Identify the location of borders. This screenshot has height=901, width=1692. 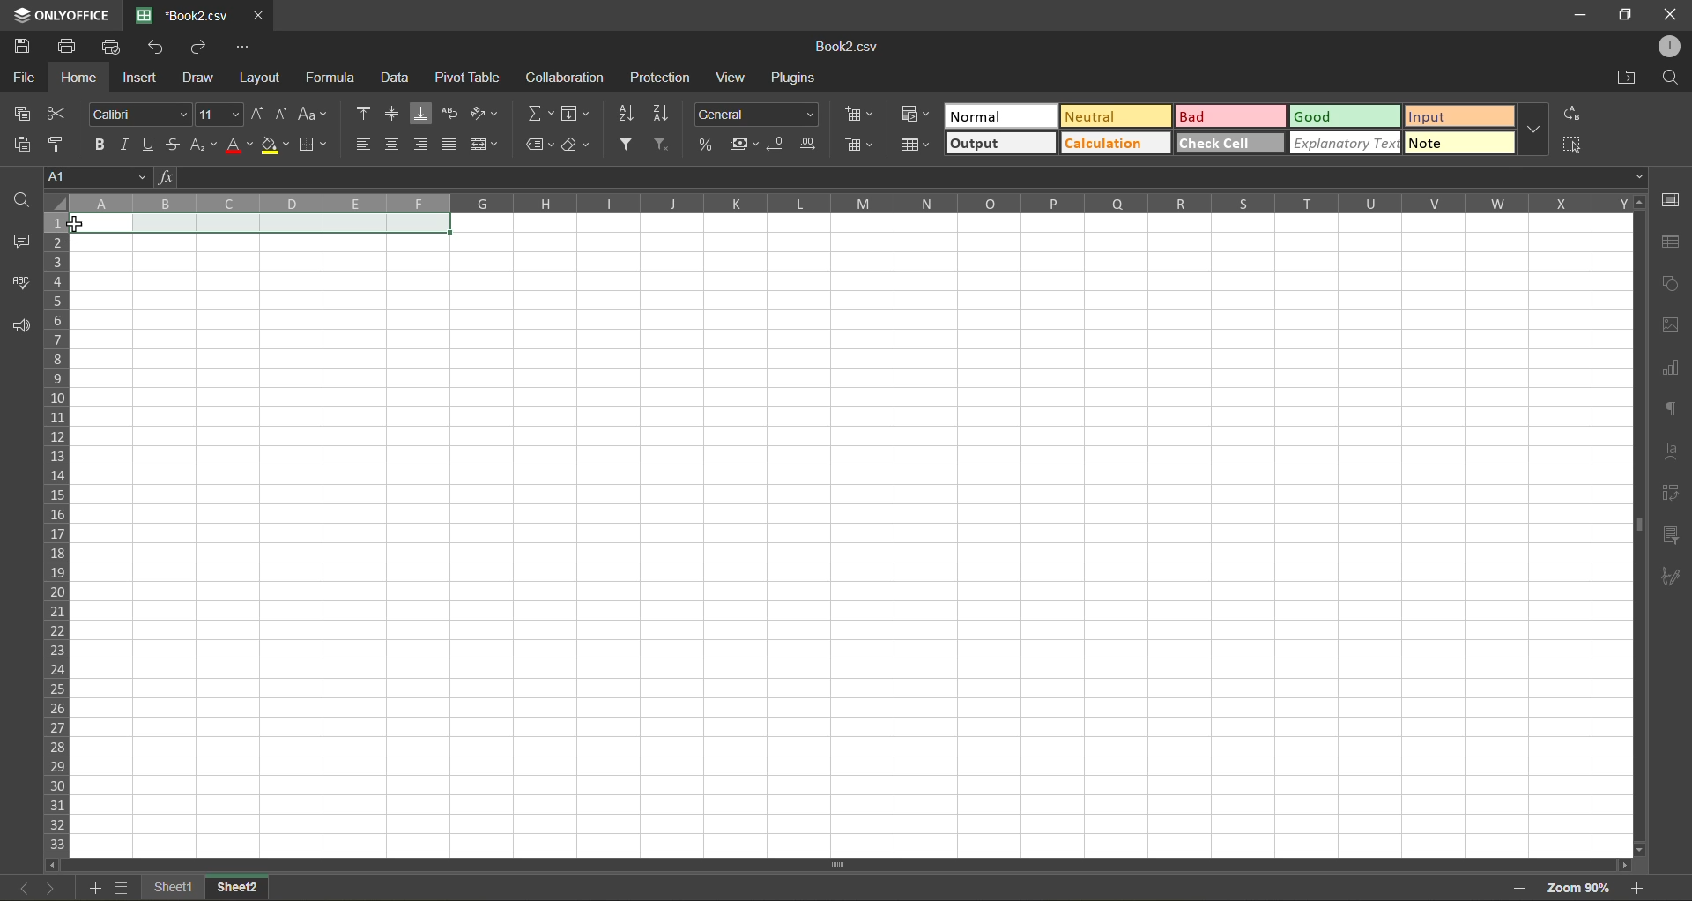
(315, 145).